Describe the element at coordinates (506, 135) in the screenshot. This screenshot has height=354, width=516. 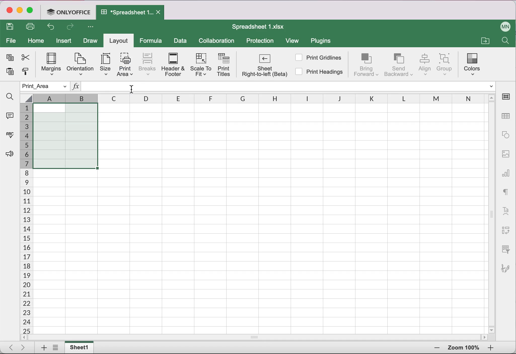
I see `shape` at that location.